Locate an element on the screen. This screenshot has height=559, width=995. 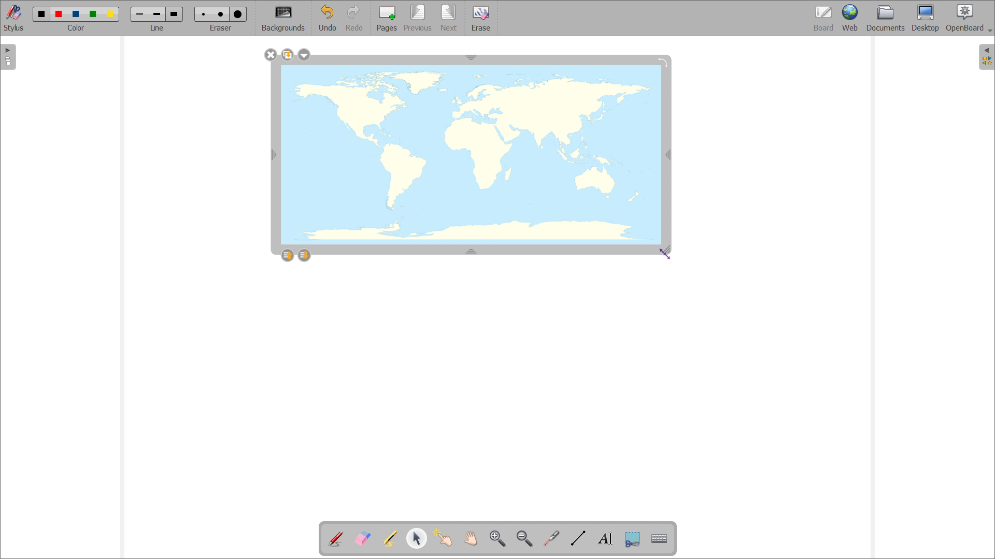
delete is located at coordinates (271, 55).